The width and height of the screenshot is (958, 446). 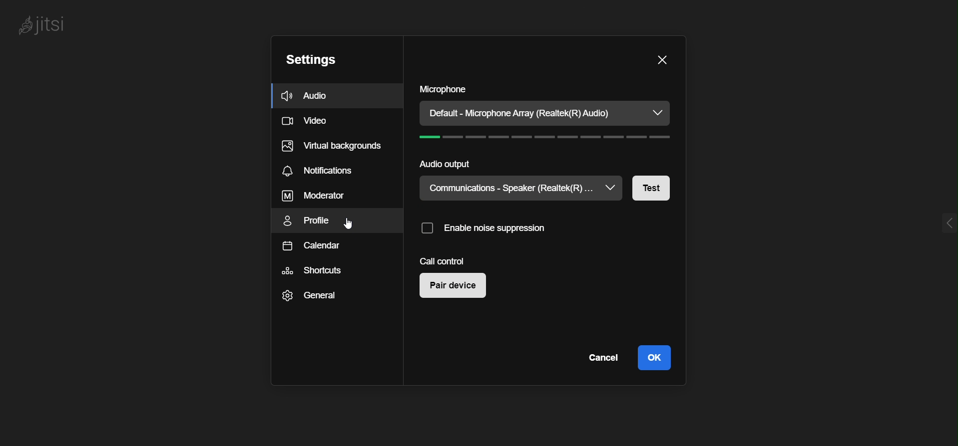 I want to click on settings, so click(x=318, y=60).